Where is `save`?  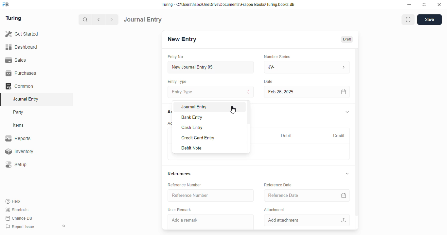 save is located at coordinates (429, 20).